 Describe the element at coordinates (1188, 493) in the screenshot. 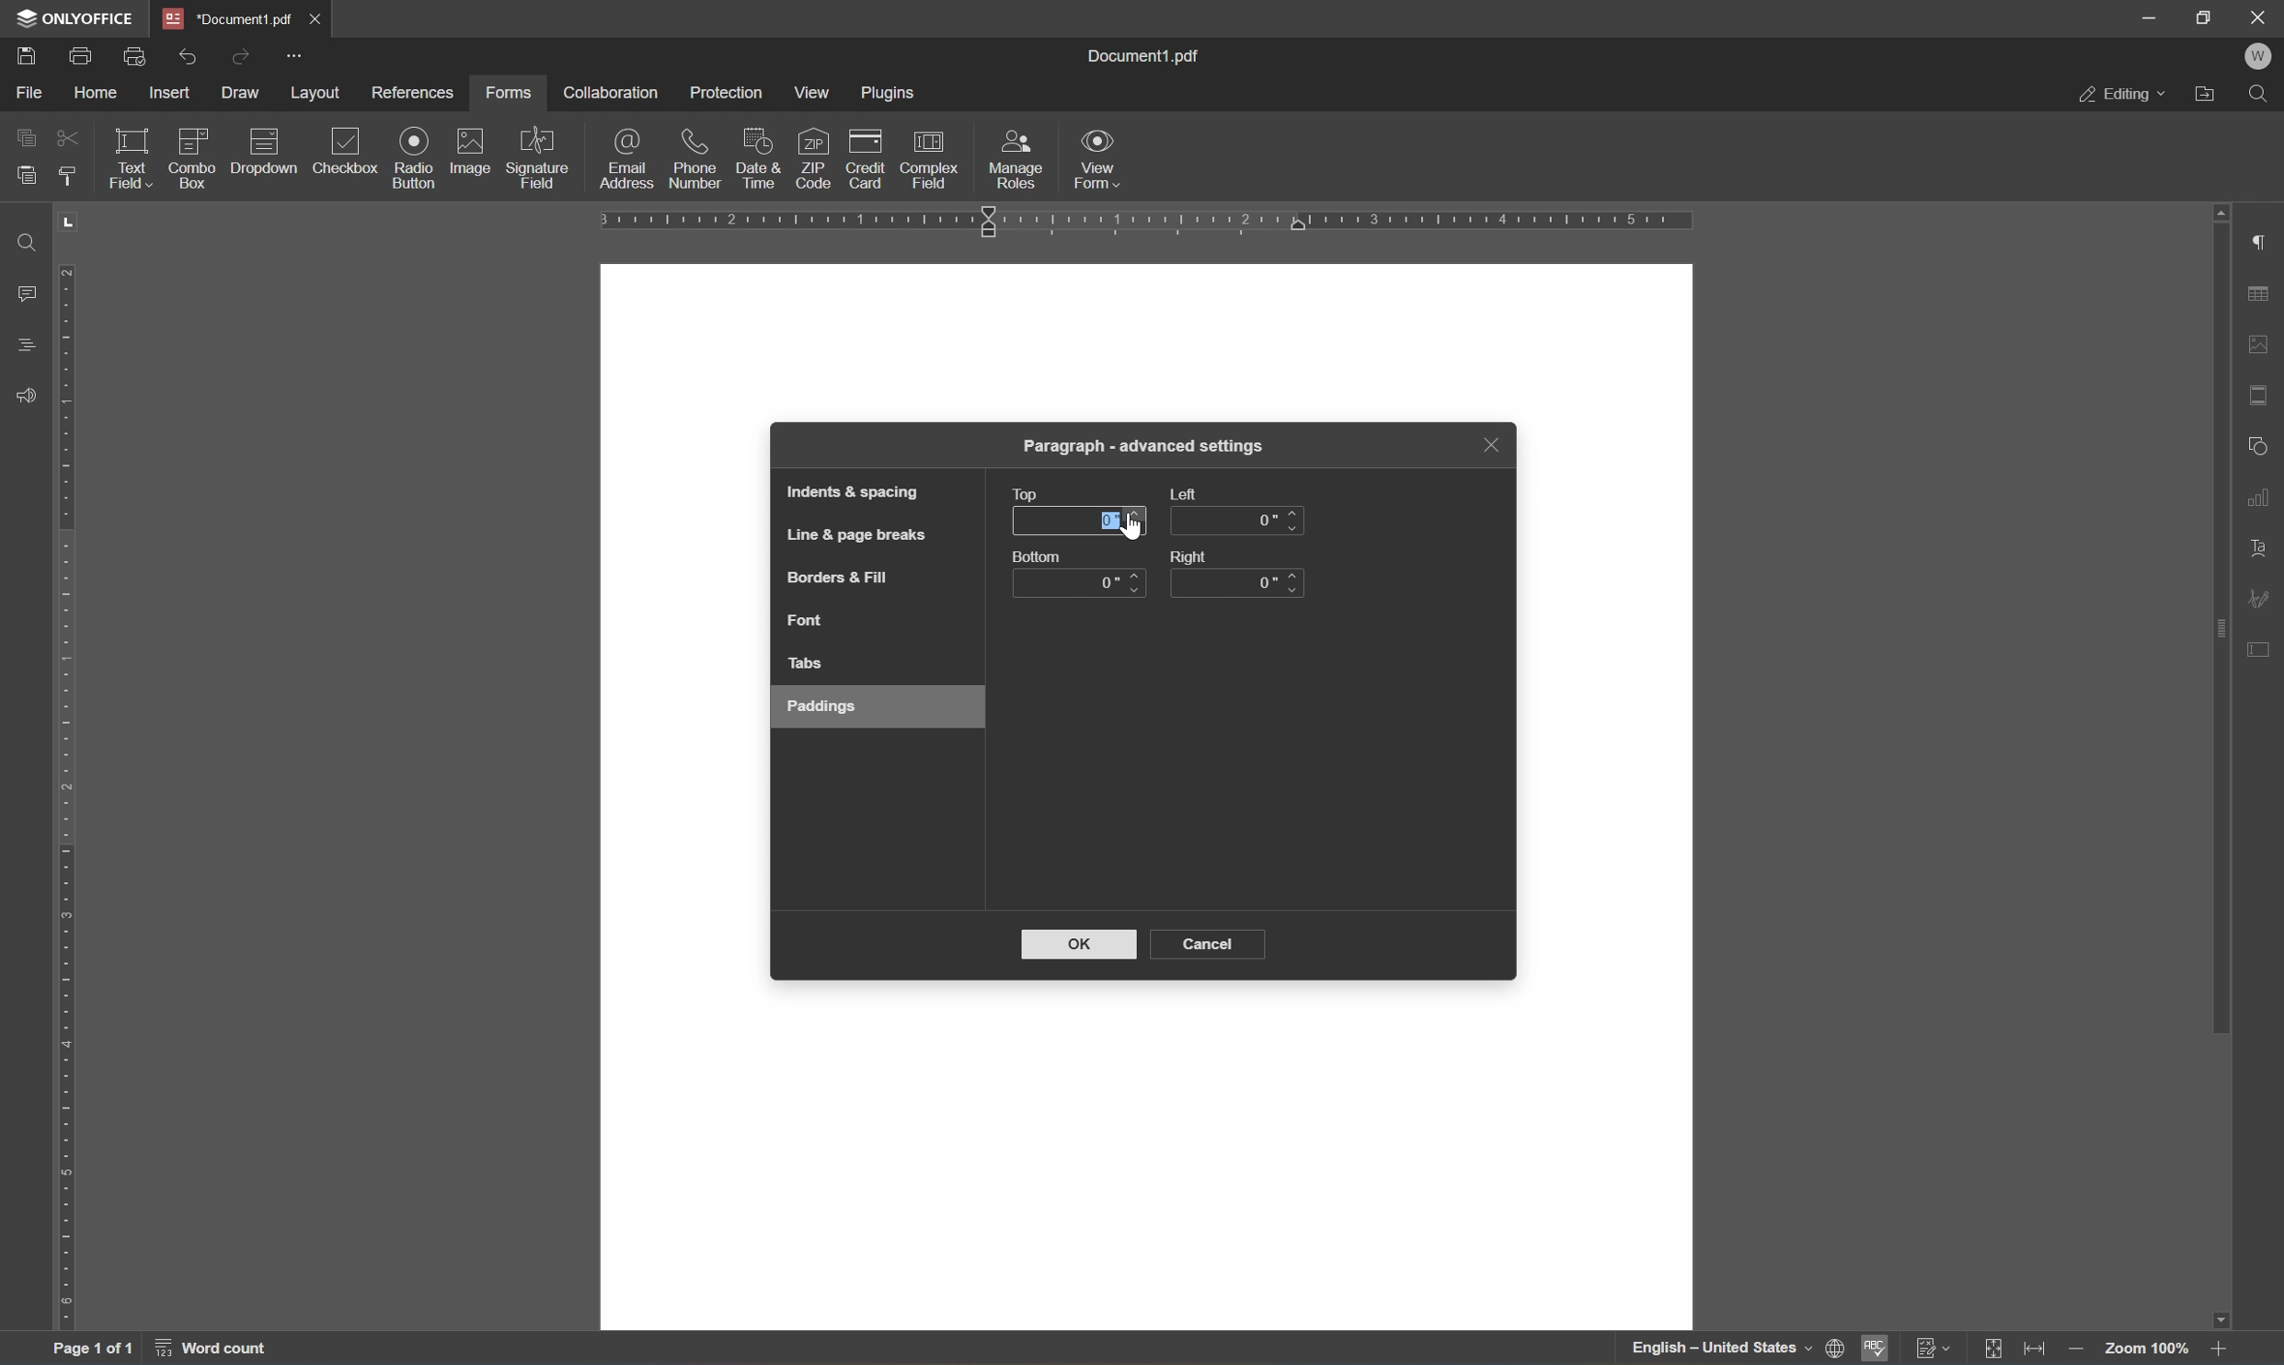

I see `left` at that location.